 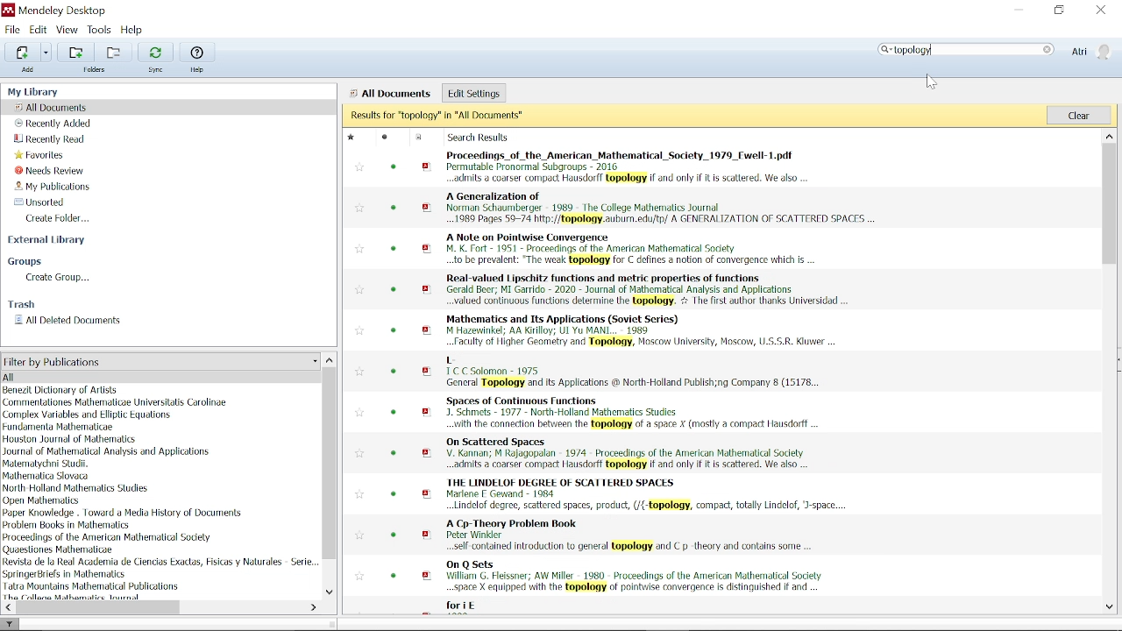 What do you see at coordinates (160, 561) in the screenshot?
I see `author` at bounding box center [160, 561].